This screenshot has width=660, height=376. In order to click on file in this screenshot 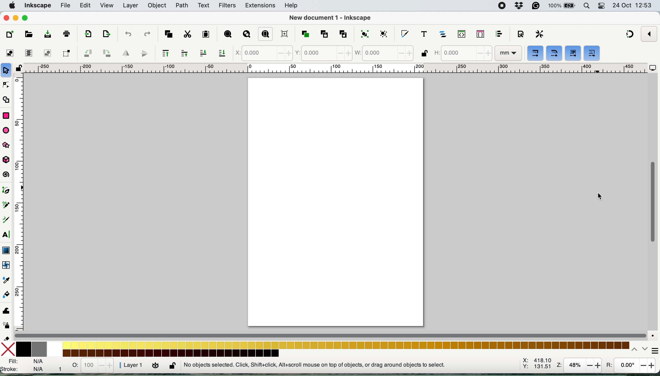, I will do `click(66, 6)`.